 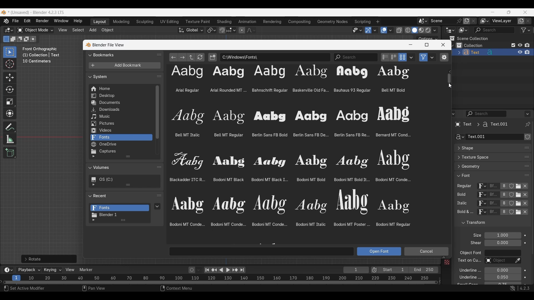 What do you see at coordinates (191, 30) in the screenshot?
I see `Transformation orientation, global` at bounding box center [191, 30].